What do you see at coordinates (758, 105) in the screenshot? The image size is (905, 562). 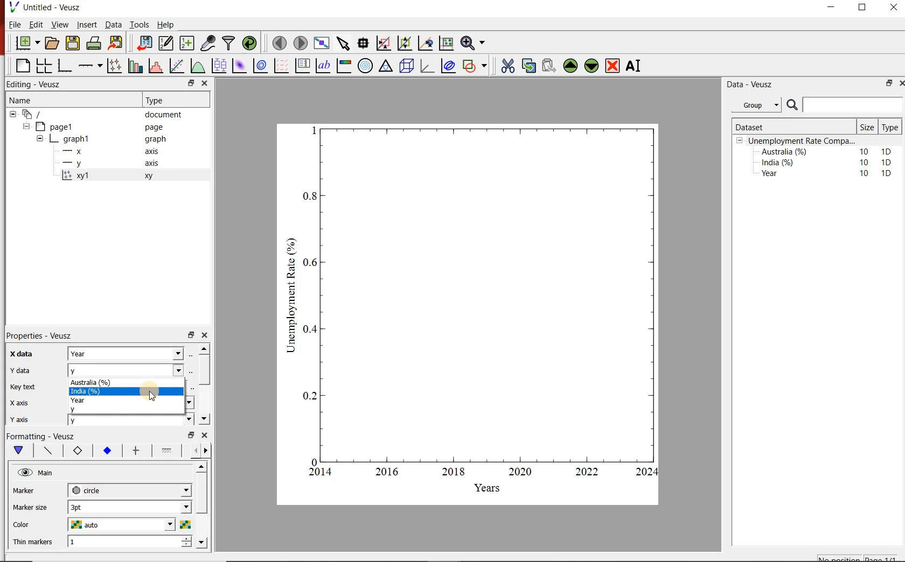 I see `Group` at bounding box center [758, 105].